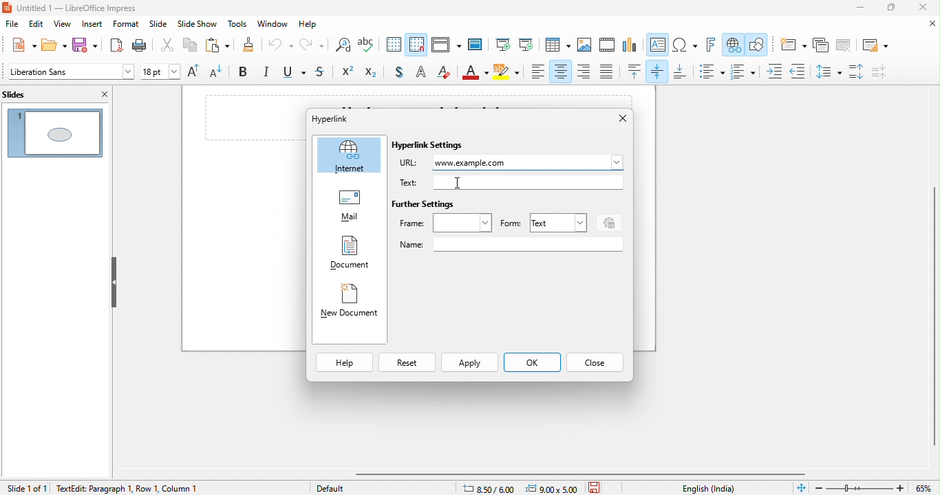 The height and width of the screenshot is (495, 940). I want to click on delete slide, so click(844, 45).